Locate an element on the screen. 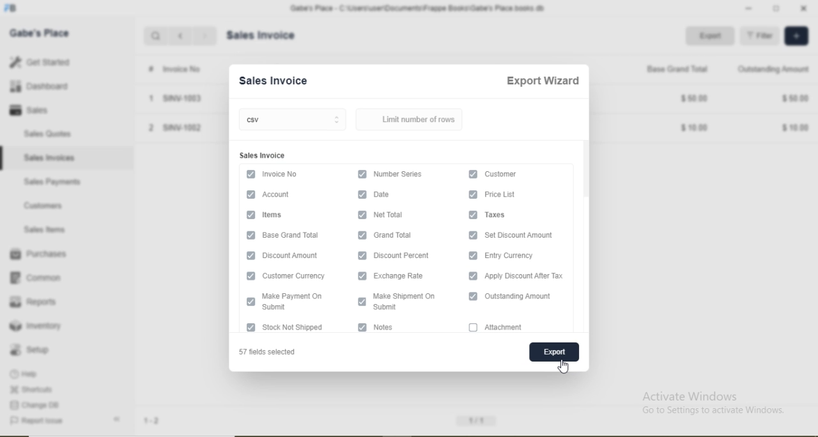  Sales Quotes is located at coordinates (55, 134).